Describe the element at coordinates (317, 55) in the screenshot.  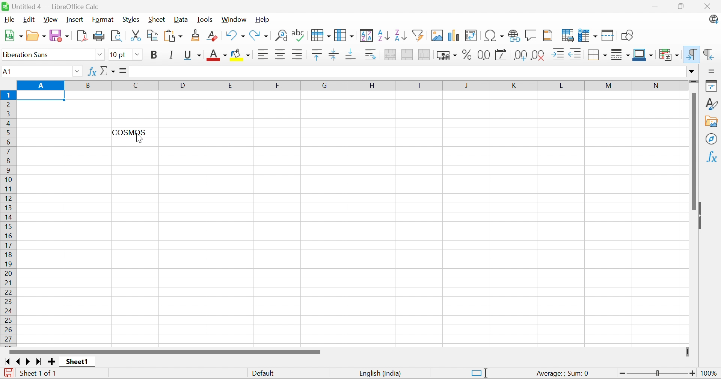
I see `Align Top` at that location.